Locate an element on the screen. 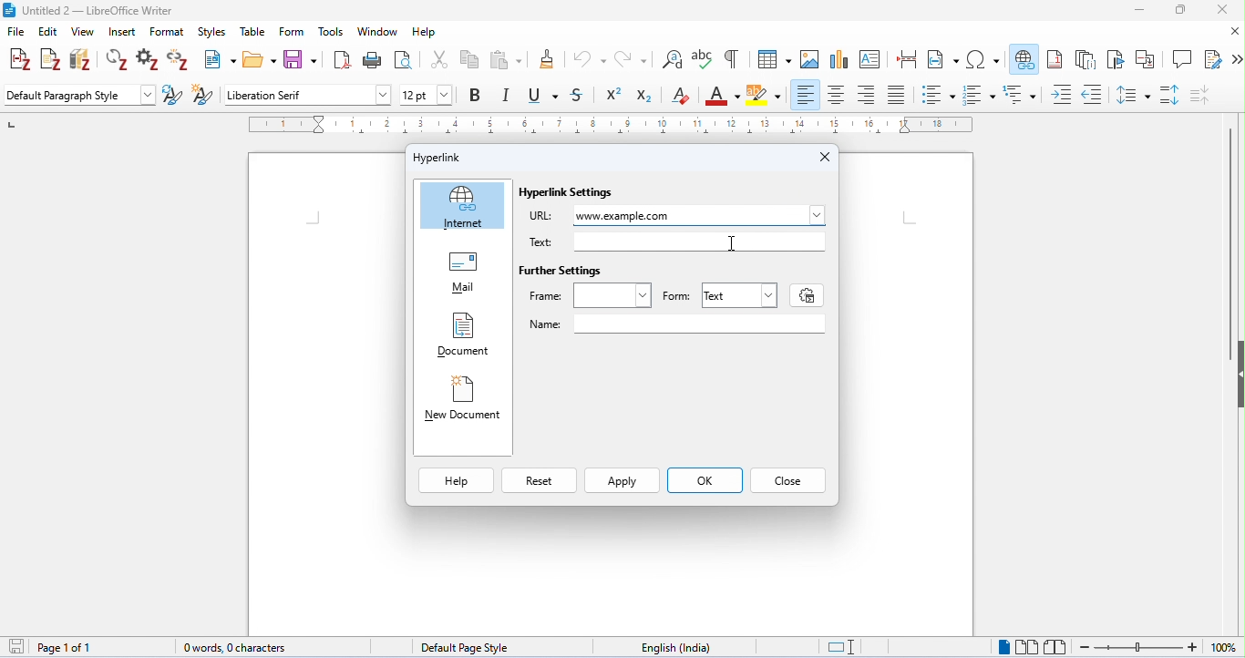 The width and height of the screenshot is (1245, 658). Text is located at coordinates (741, 294).